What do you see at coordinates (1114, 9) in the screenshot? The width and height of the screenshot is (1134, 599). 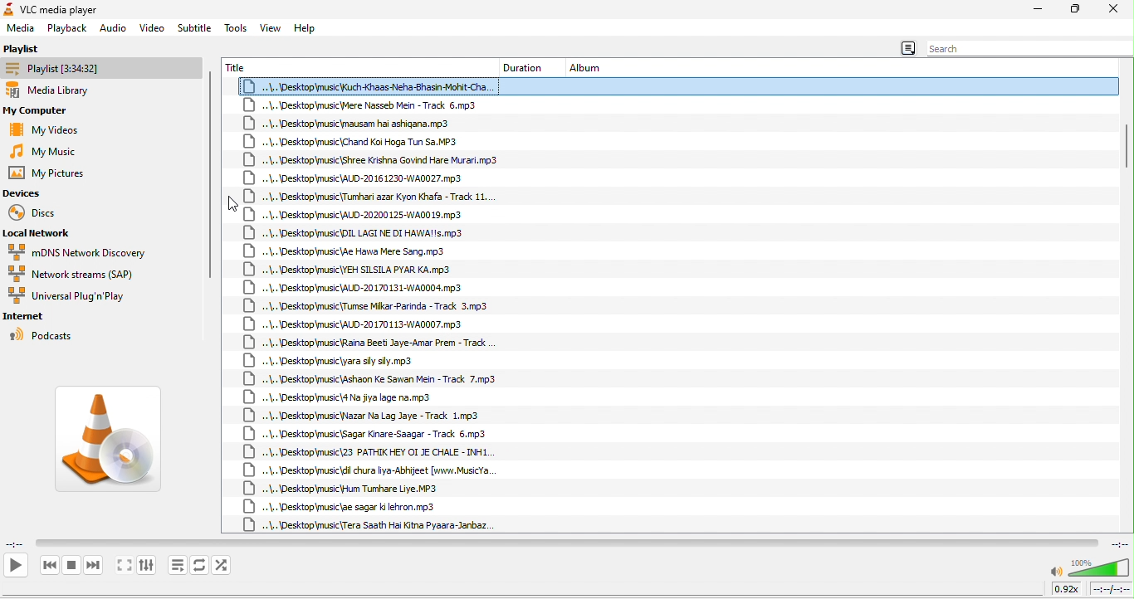 I see `close` at bounding box center [1114, 9].